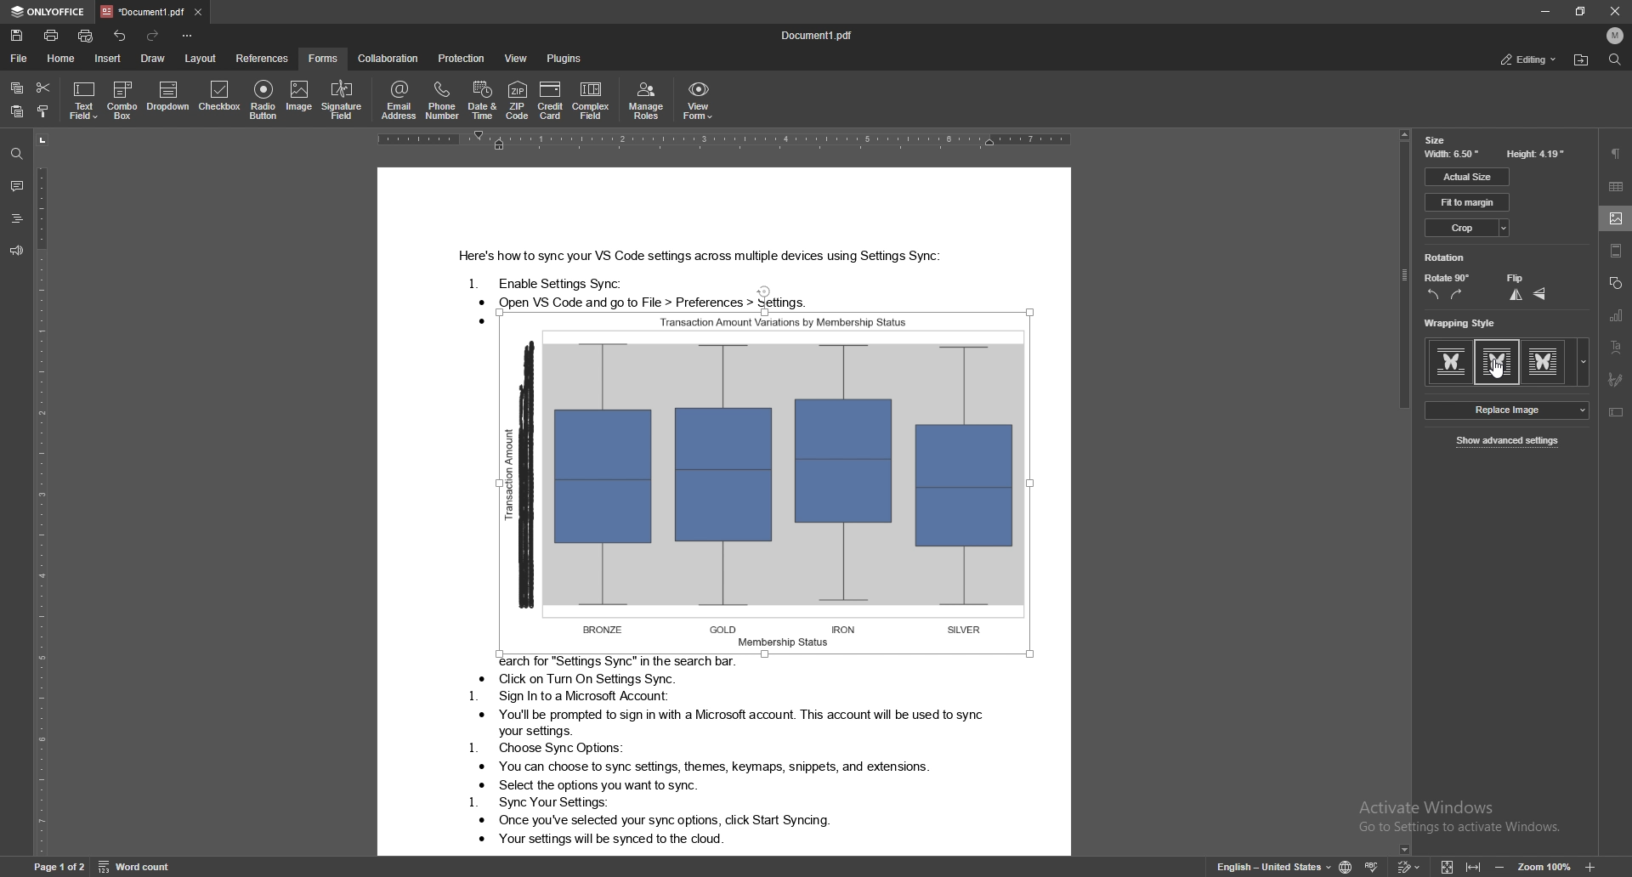 The image size is (1632, 877). What do you see at coordinates (1498, 360) in the screenshot?
I see `square` at bounding box center [1498, 360].